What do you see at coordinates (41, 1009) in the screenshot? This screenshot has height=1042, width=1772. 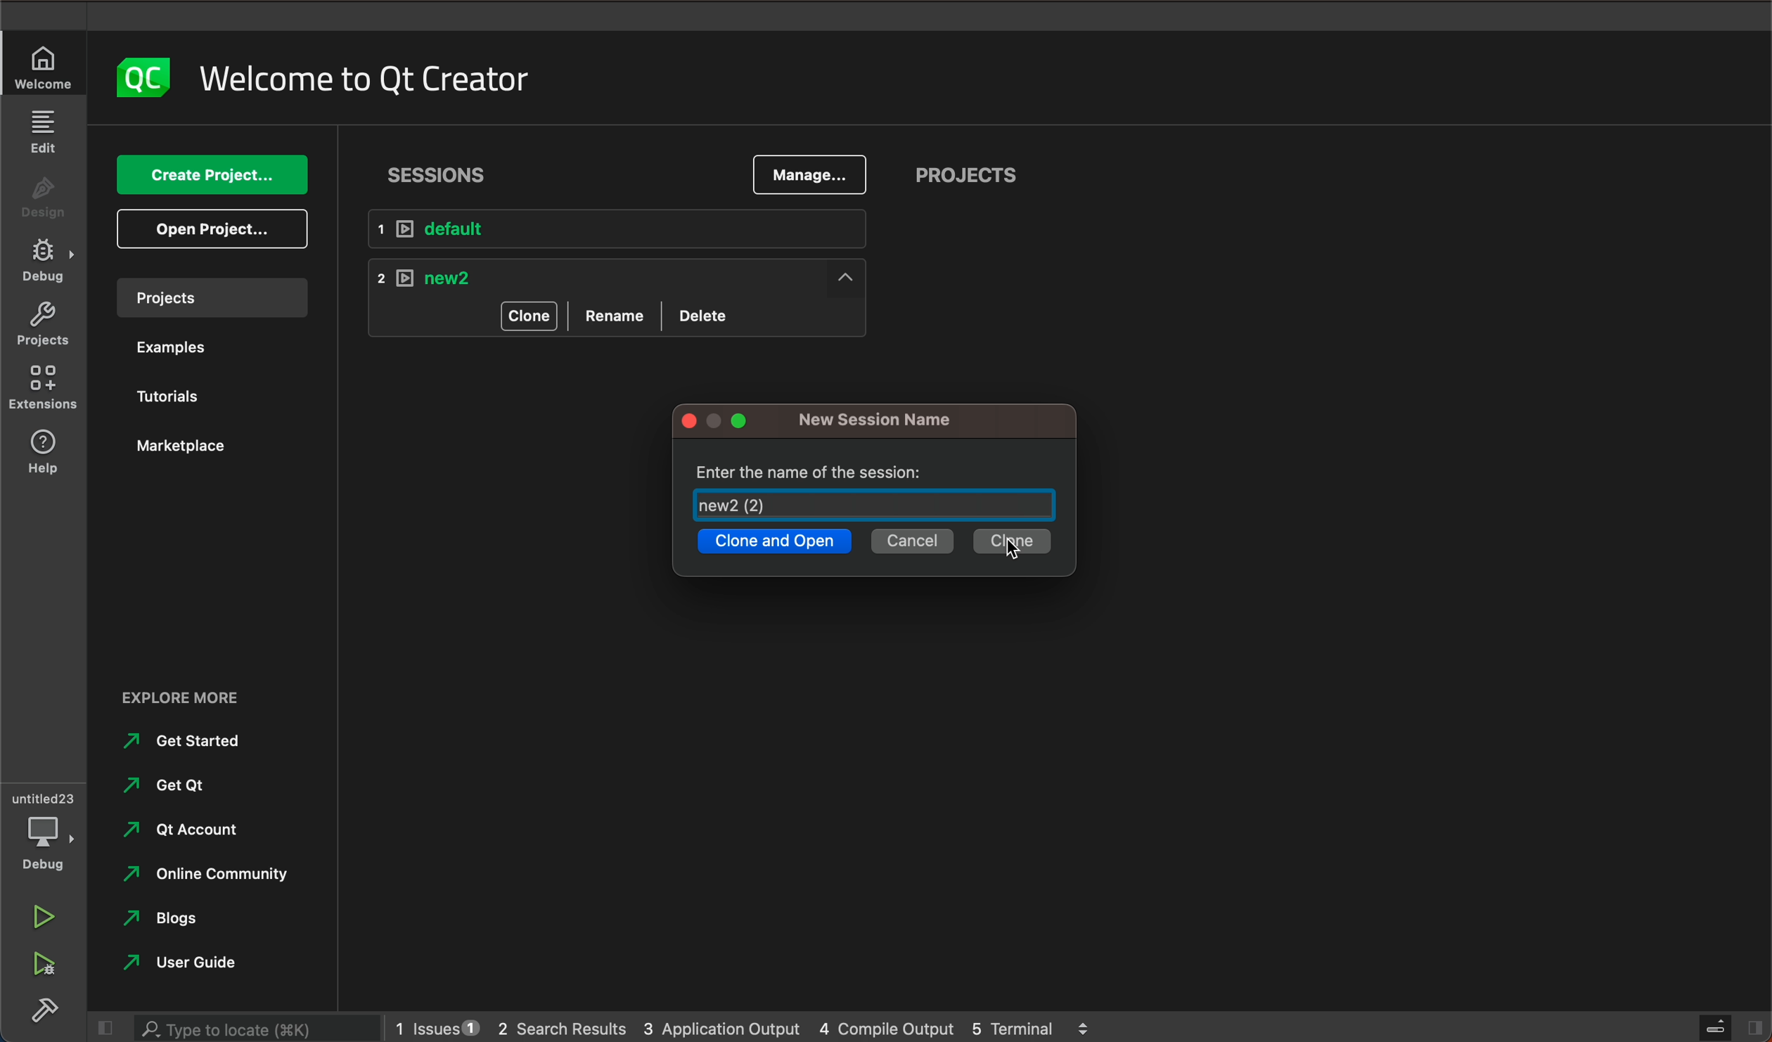 I see `build` at bounding box center [41, 1009].